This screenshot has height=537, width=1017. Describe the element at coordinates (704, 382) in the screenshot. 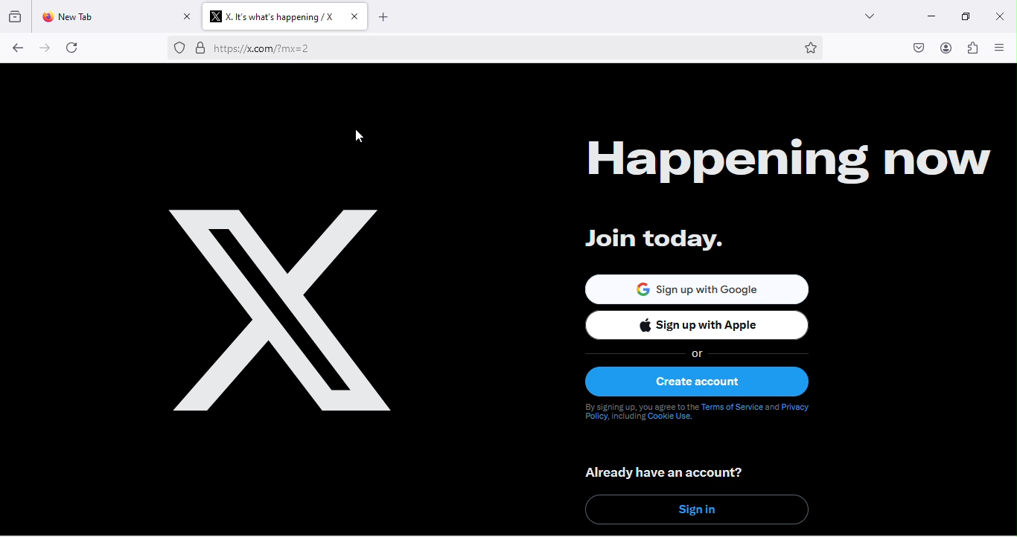

I see `create account` at that location.